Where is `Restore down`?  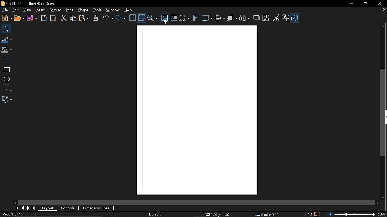
Restore down is located at coordinates (364, 3).